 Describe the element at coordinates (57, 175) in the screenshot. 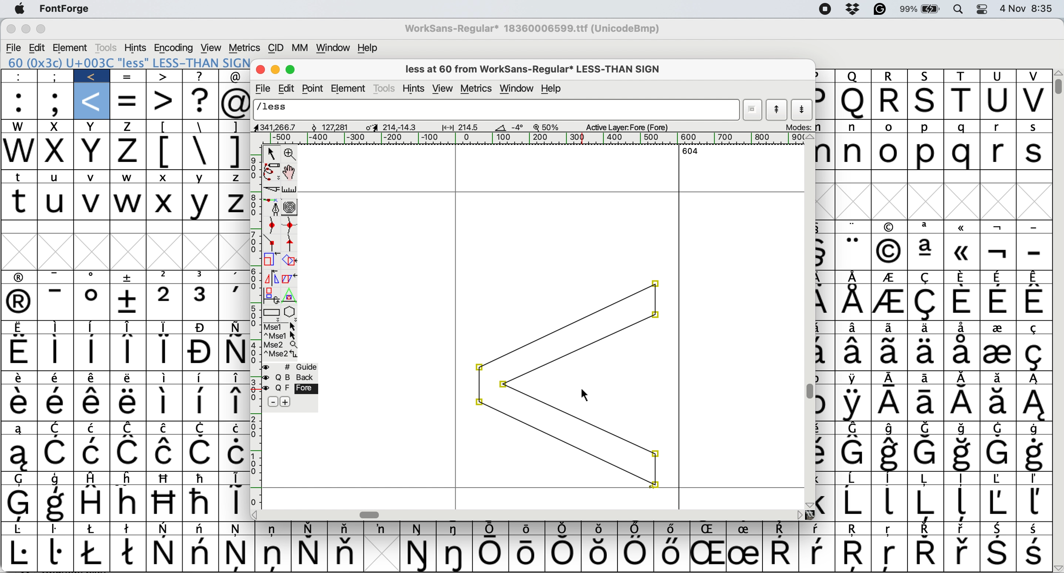

I see `u` at that location.